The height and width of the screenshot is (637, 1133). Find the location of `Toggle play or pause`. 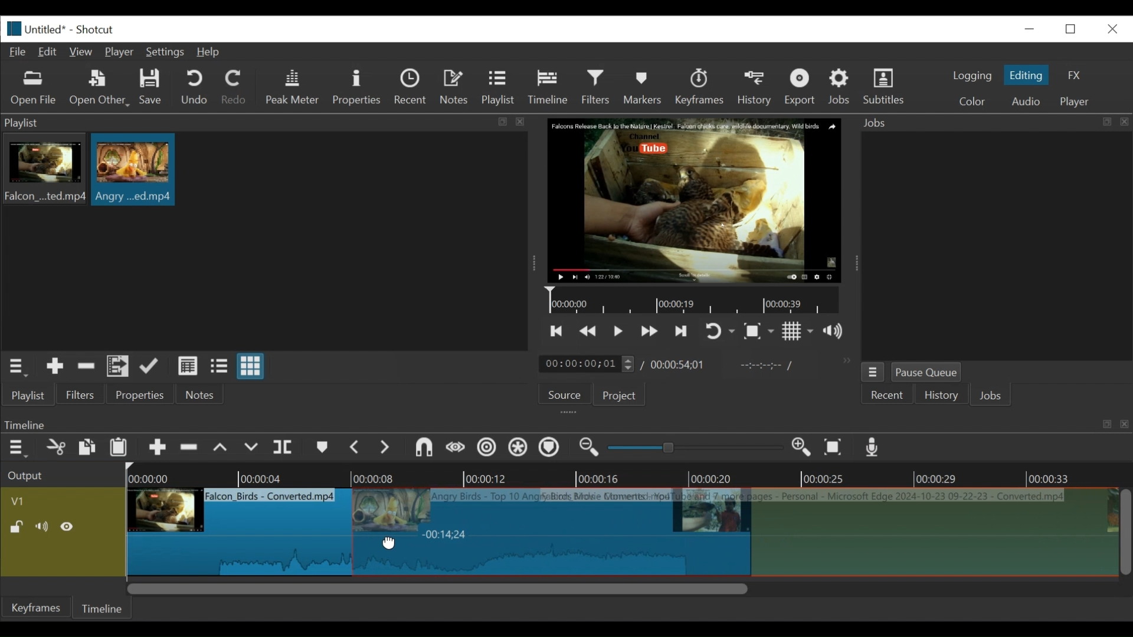

Toggle play or pause is located at coordinates (619, 331).